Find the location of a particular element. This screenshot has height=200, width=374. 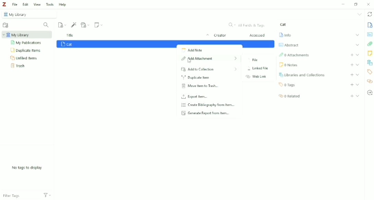

Info is located at coordinates (370, 25).